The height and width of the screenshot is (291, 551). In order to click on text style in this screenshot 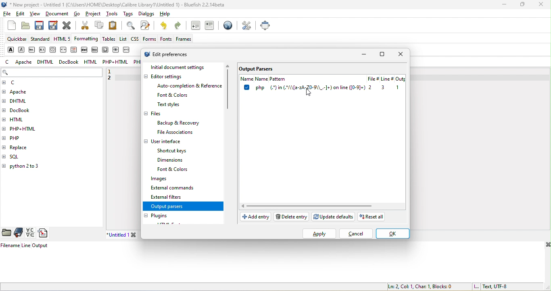, I will do `click(169, 105)`.